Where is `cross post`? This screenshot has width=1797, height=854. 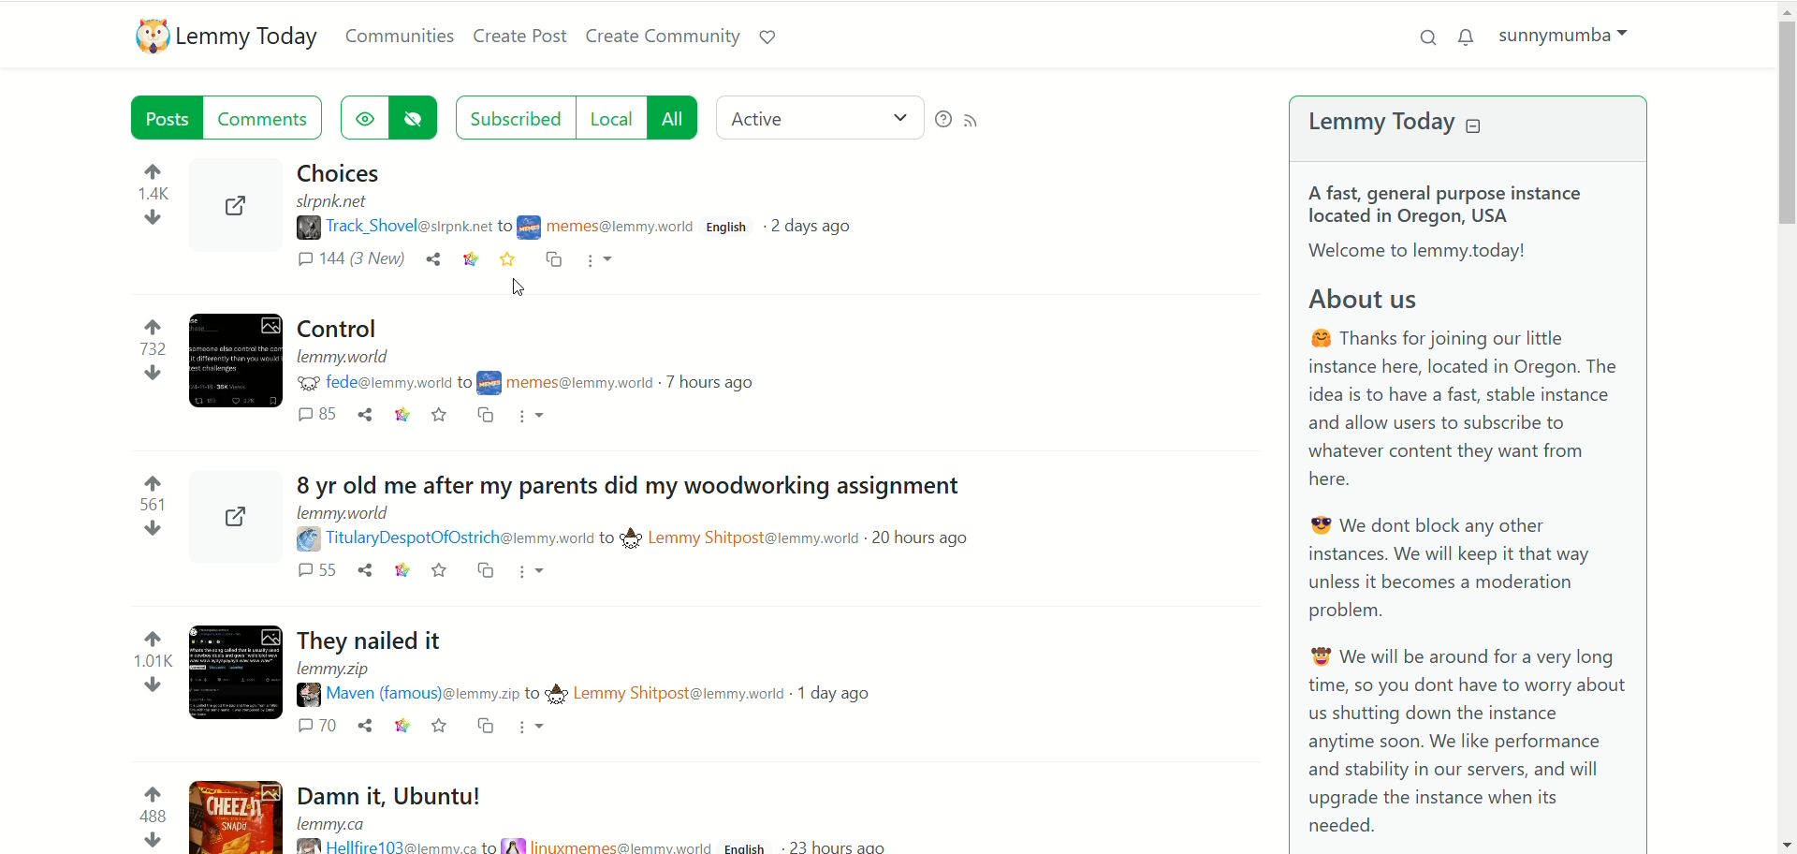
cross post is located at coordinates (479, 571).